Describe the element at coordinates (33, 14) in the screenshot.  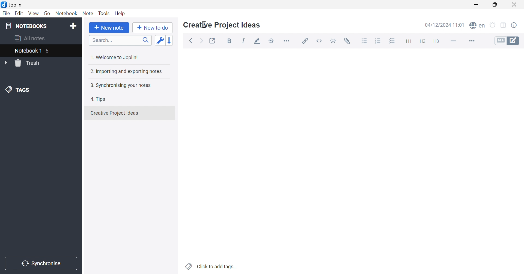
I see `View` at that location.